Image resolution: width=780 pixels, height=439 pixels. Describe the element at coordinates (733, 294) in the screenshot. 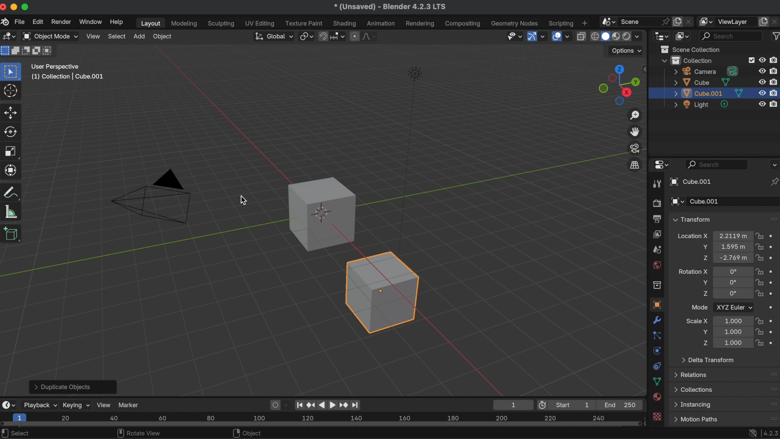

I see `euler rotation` at that location.